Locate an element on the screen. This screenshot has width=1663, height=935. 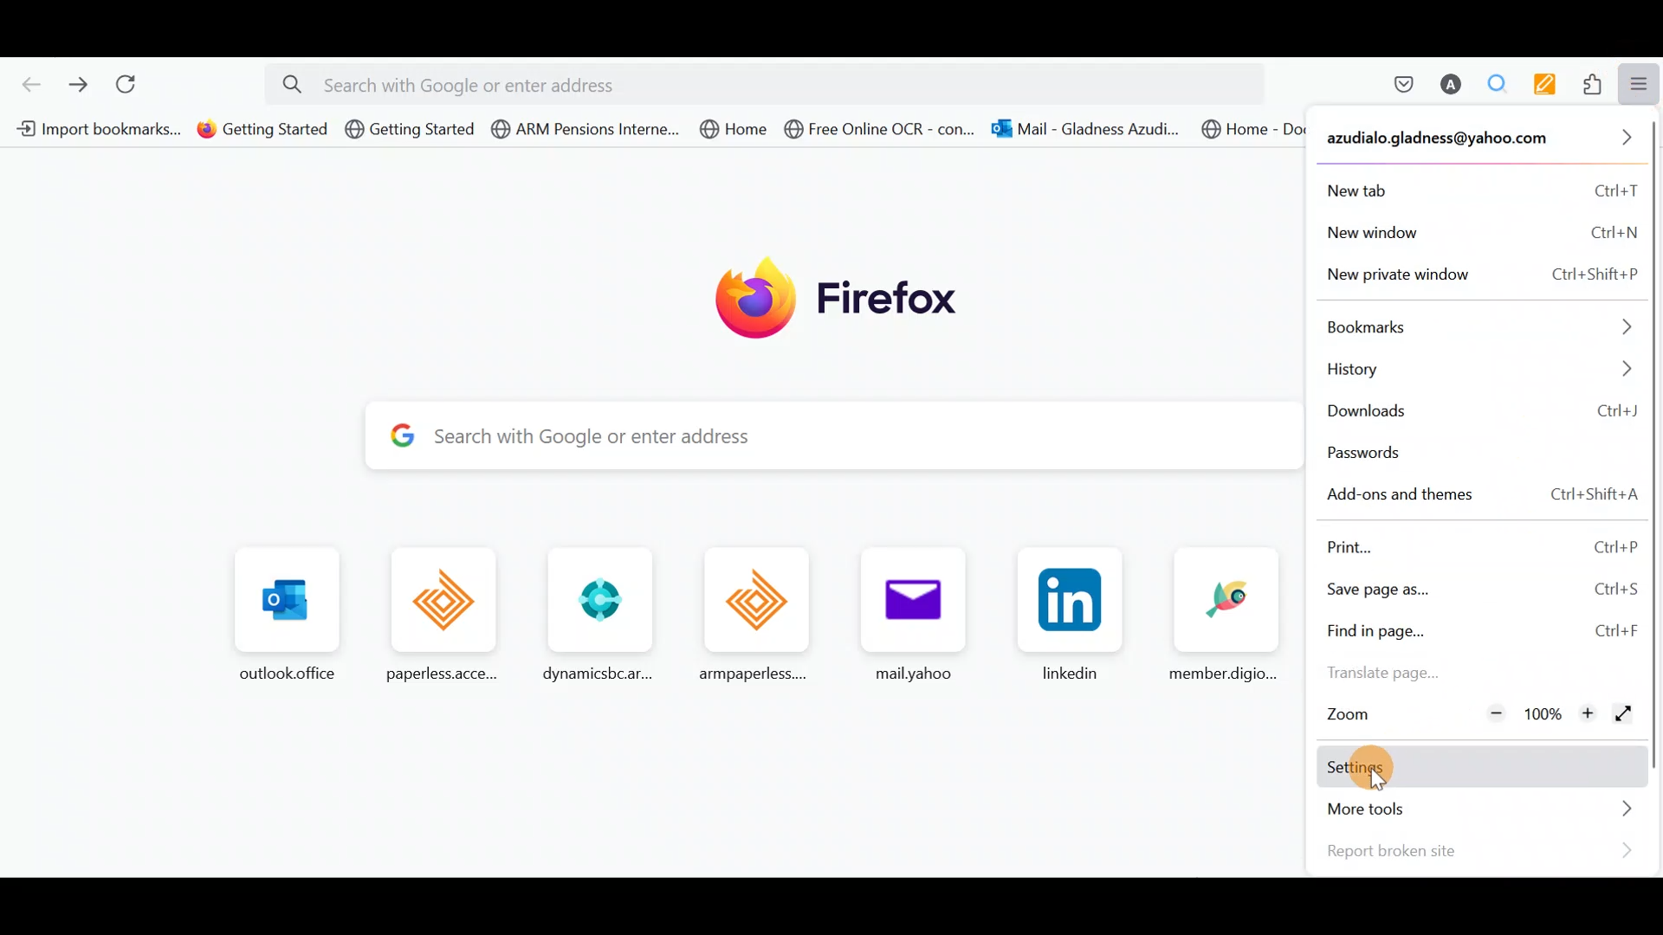
Reload current page is located at coordinates (132, 85).